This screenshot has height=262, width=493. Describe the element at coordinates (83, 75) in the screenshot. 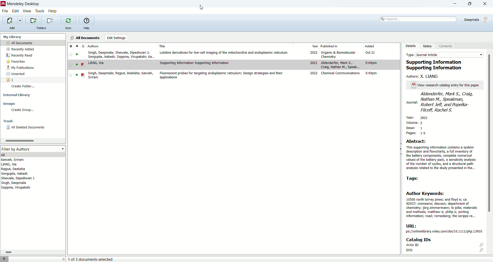

I see `PDF` at that location.